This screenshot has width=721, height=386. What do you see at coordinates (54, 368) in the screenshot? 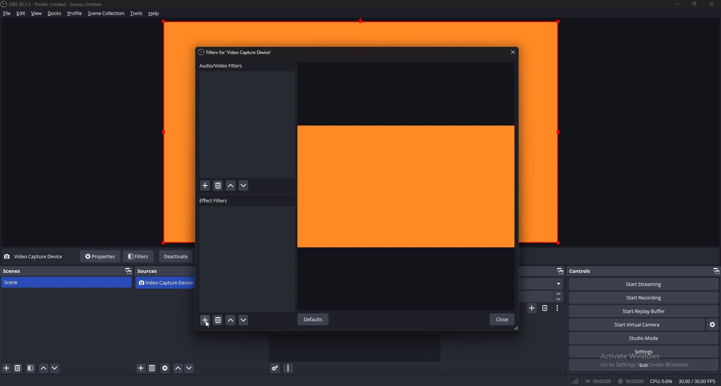
I see `move scene down` at bounding box center [54, 368].